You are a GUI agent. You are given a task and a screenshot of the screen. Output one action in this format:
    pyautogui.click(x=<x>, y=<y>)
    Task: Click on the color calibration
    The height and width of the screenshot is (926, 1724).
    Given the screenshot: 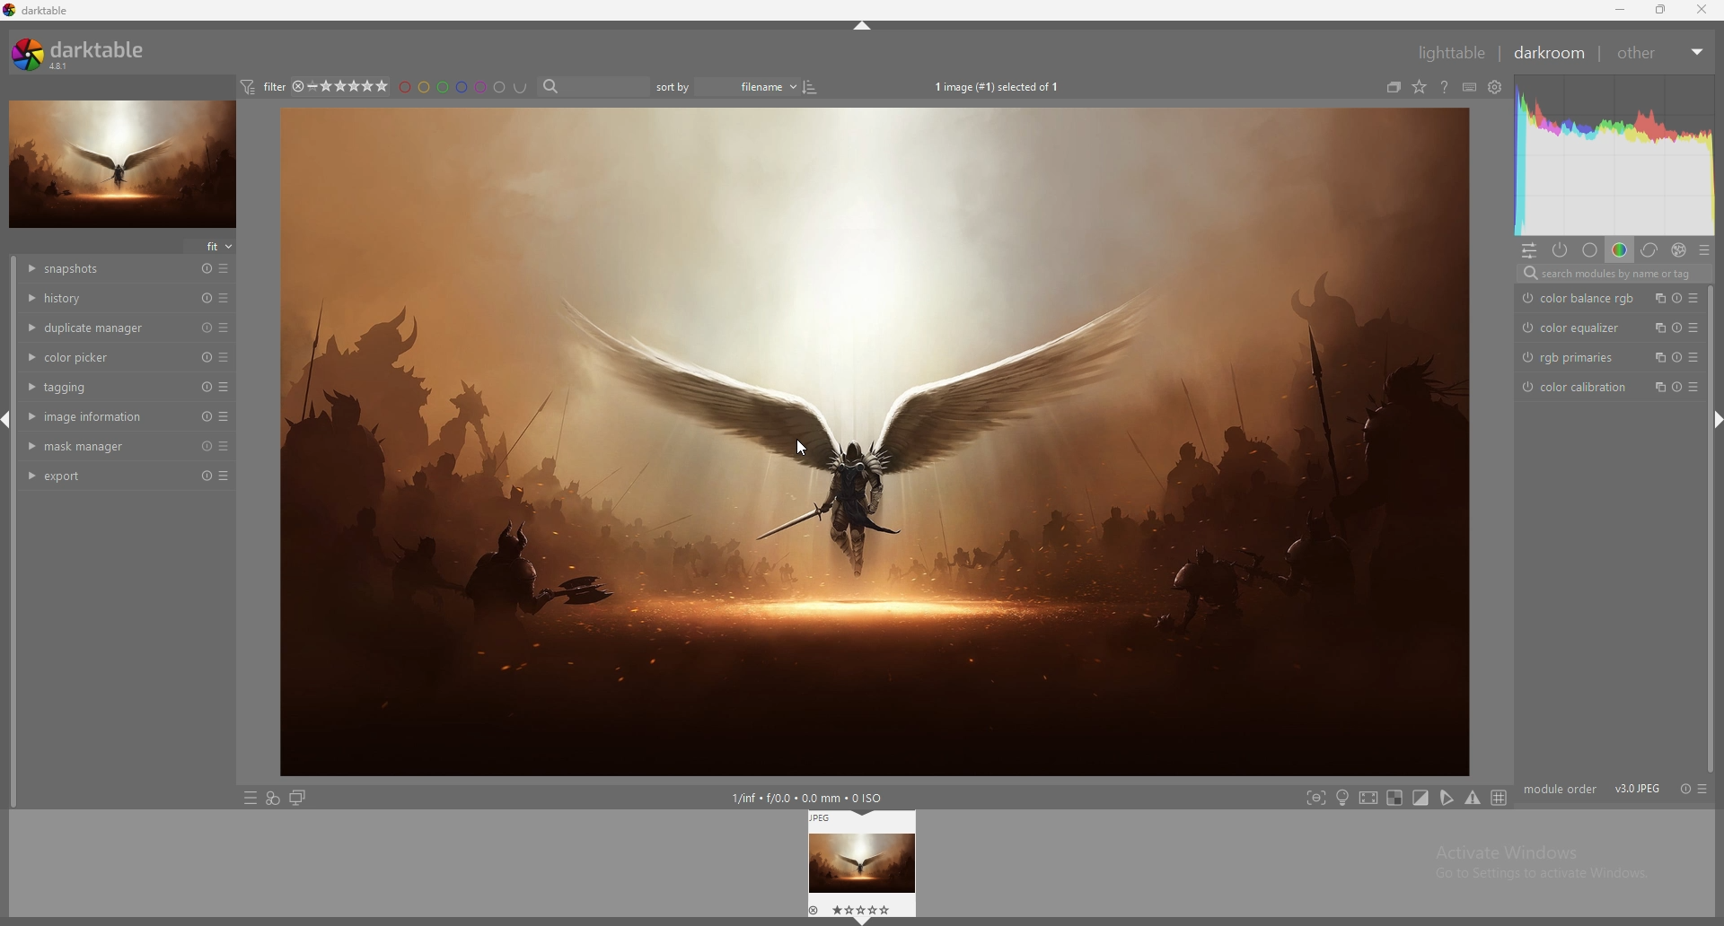 What is the action you would take?
    pyautogui.click(x=1579, y=387)
    